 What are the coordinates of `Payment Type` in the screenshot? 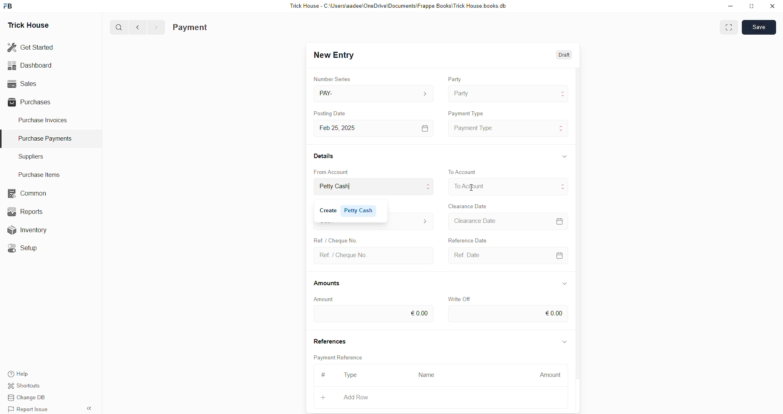 It's located at (469, 112).